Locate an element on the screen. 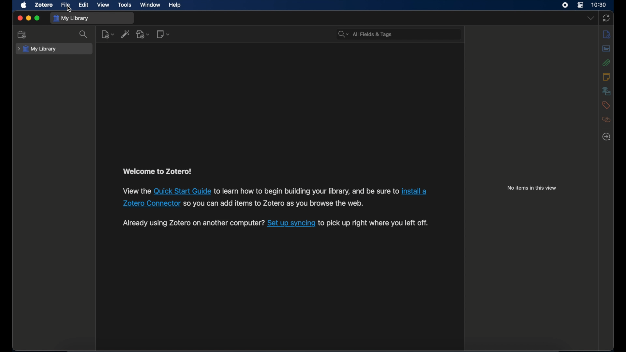 This screenshot has width=626, height=352. sync is located at coordinates (607, 18).